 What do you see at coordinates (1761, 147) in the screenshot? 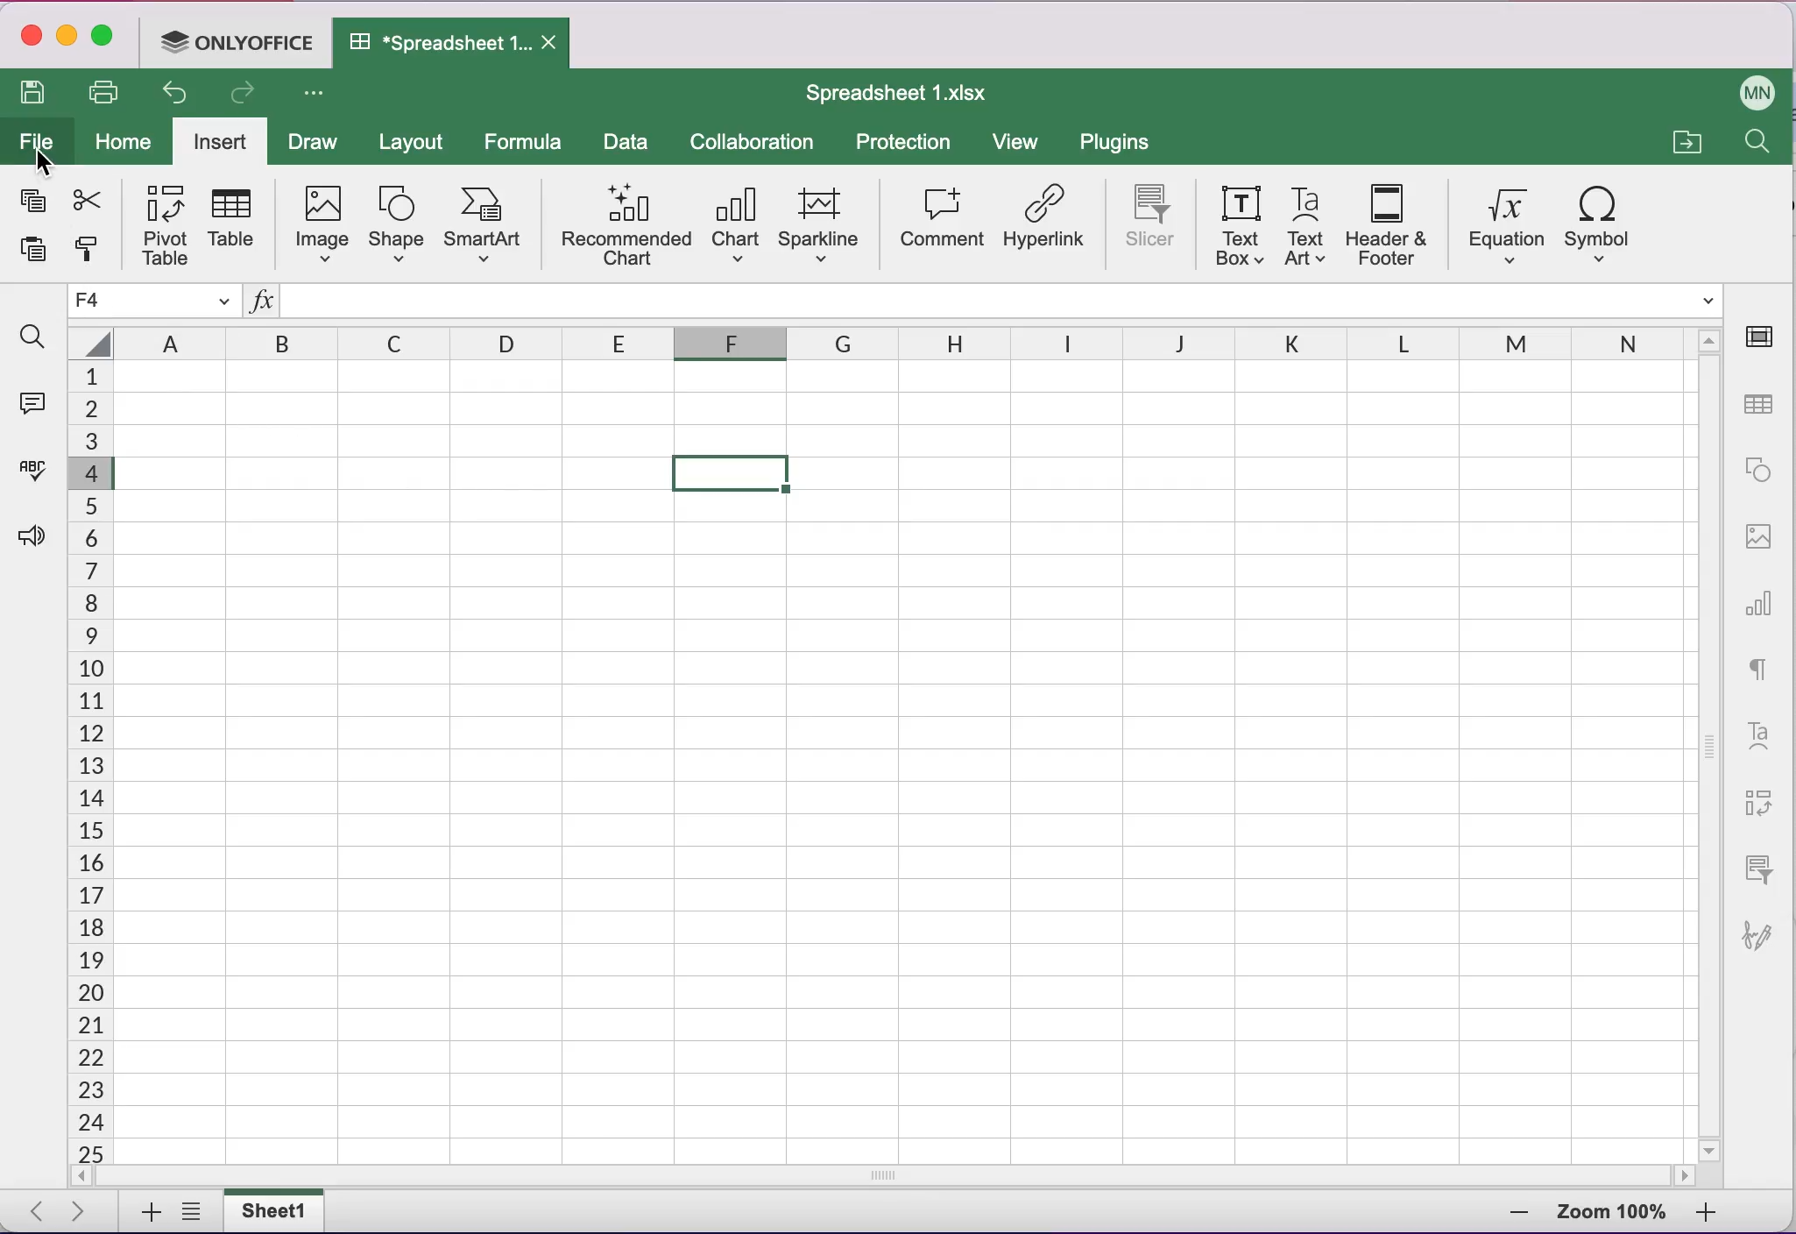
I see `find` at bounding box center [1761, 147].